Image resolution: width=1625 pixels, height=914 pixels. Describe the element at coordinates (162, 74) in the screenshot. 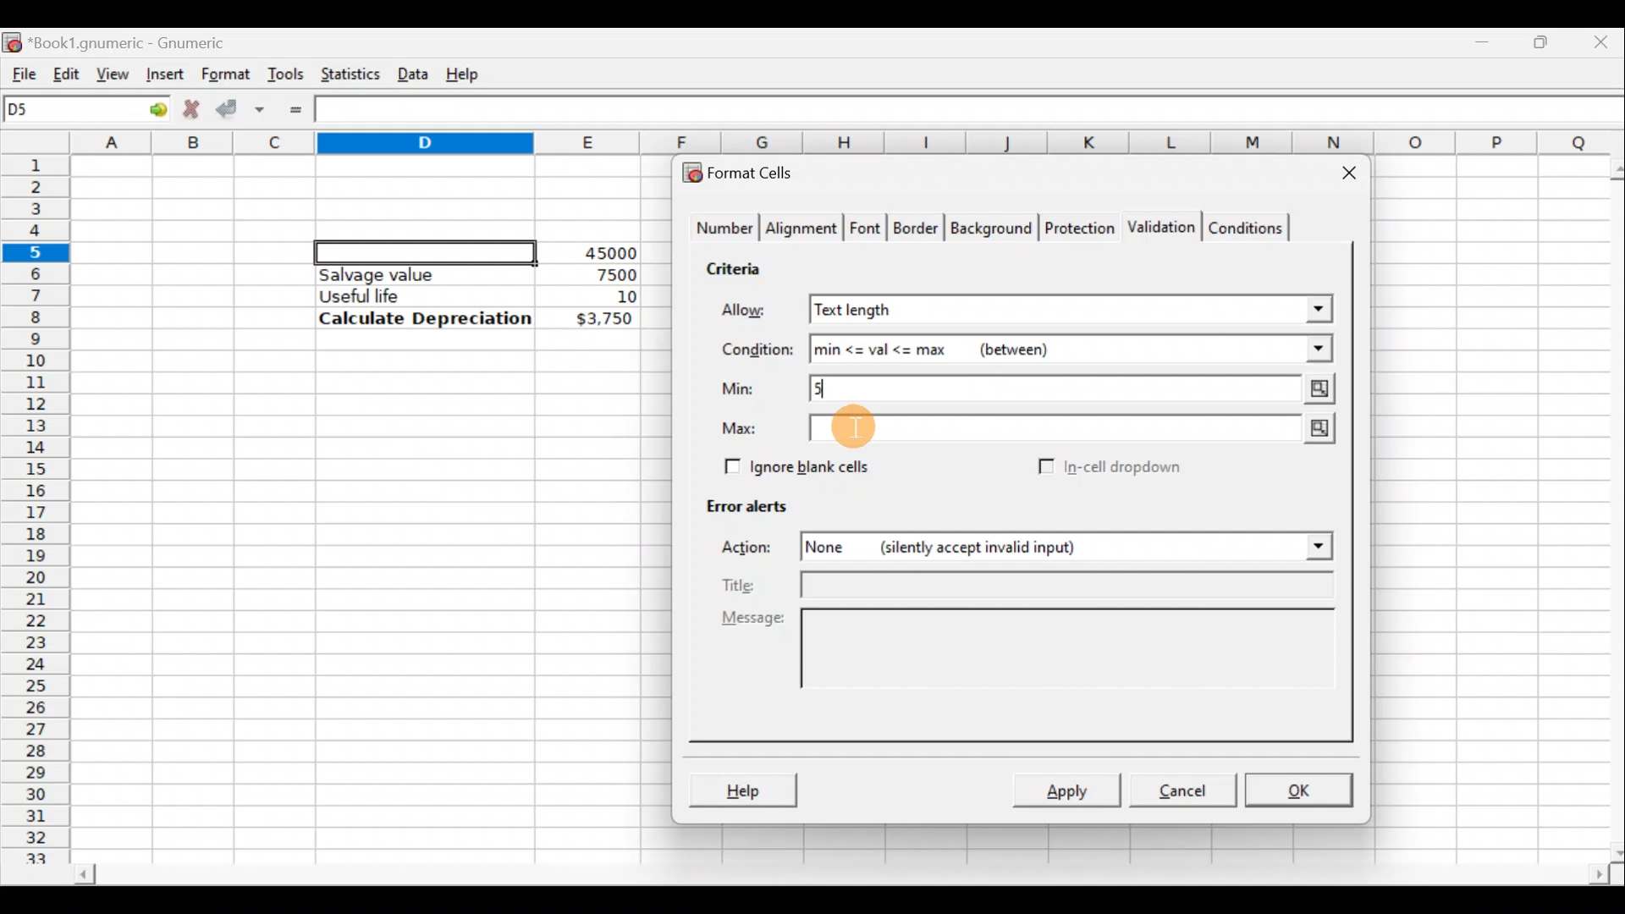

I see `Insert` at that location.